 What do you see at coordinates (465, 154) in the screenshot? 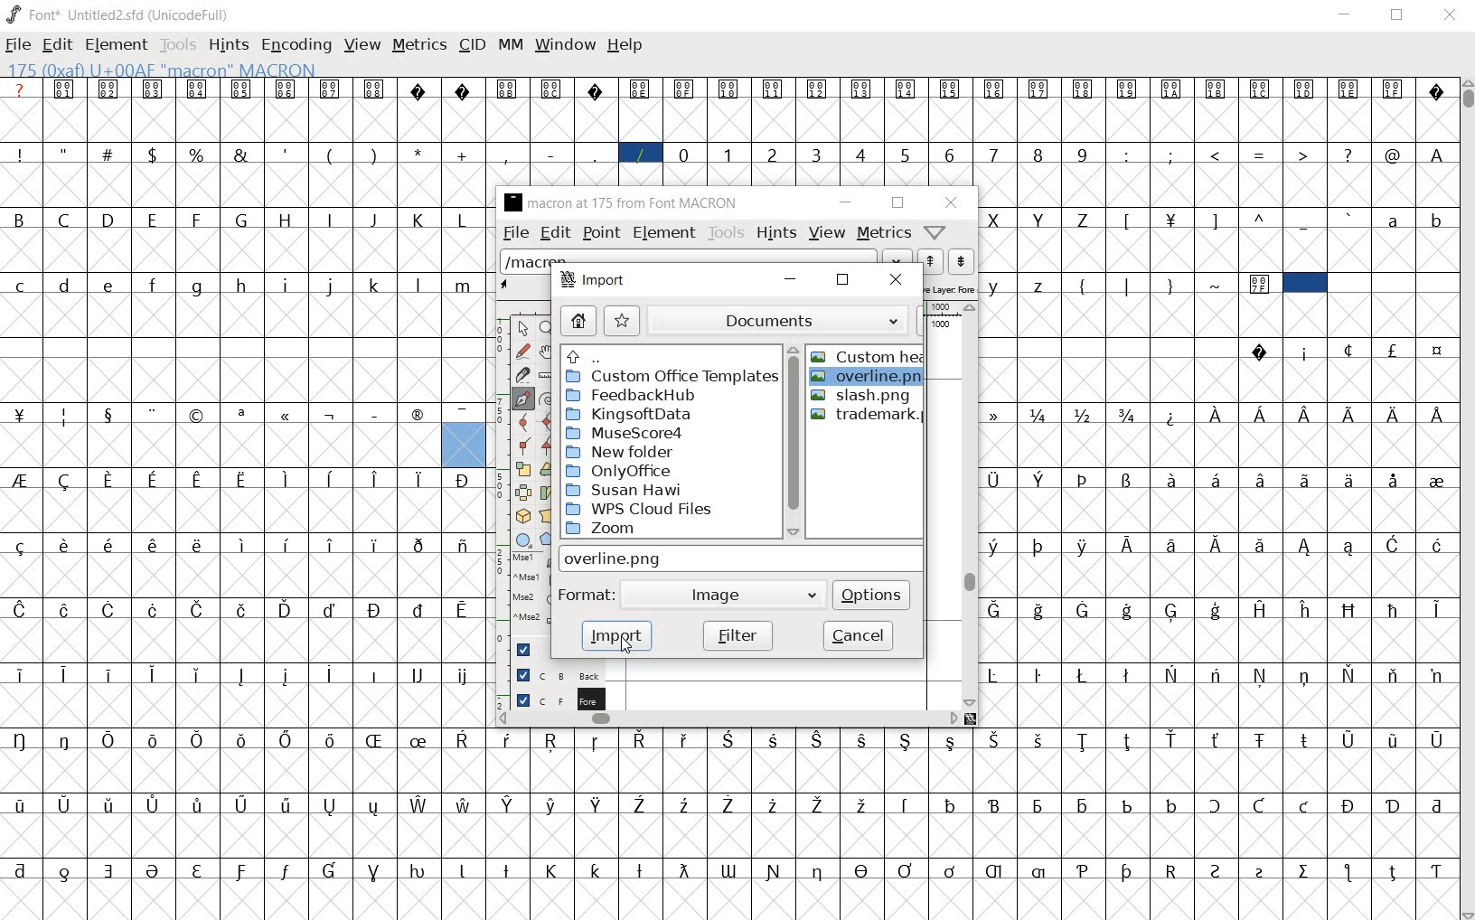
I see `+` at bounding box center [465, 154].